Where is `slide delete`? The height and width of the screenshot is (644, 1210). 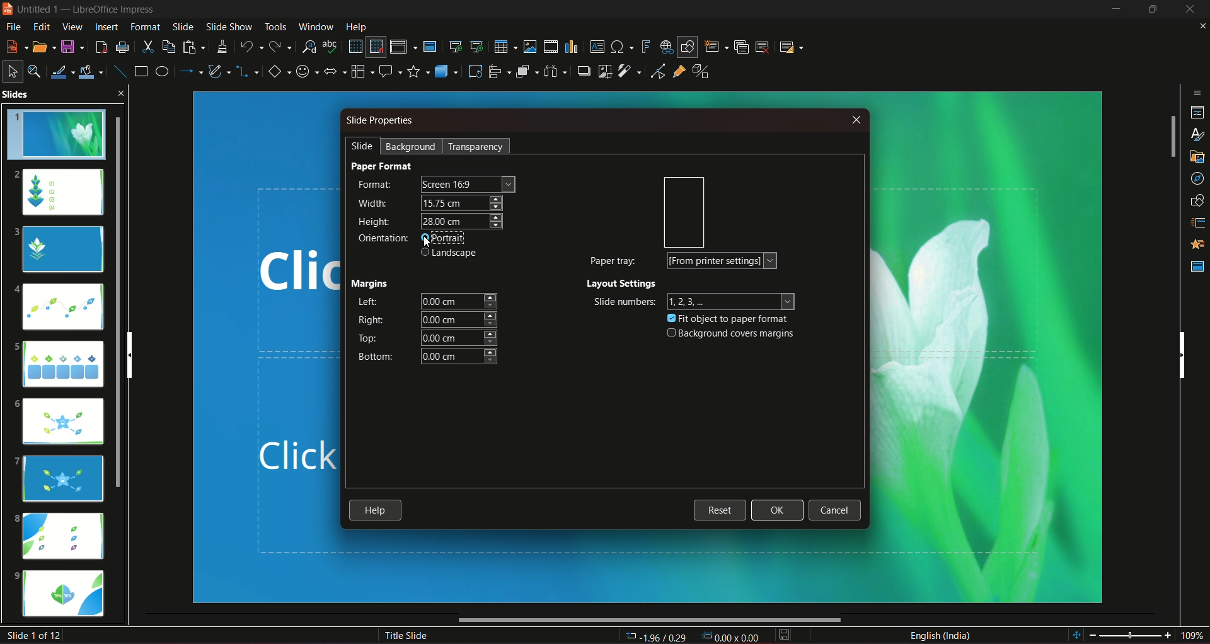
slide delete is located at coordinates (764, 46).